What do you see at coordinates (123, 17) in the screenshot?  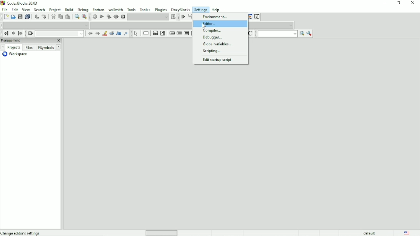 I see `Abort` at bounding box center [123, 17].